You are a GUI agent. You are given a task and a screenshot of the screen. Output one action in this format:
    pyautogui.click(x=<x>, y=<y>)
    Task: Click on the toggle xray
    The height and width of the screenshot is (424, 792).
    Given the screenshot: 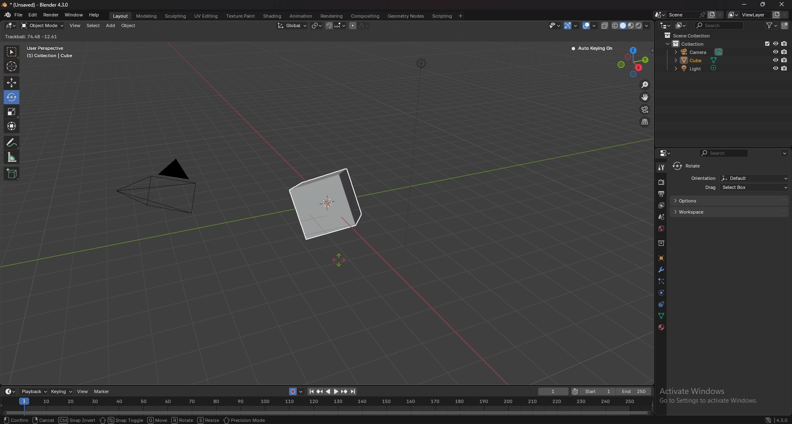 What is the action you would take?
    pyautogui.click(x=605, y=26)
    